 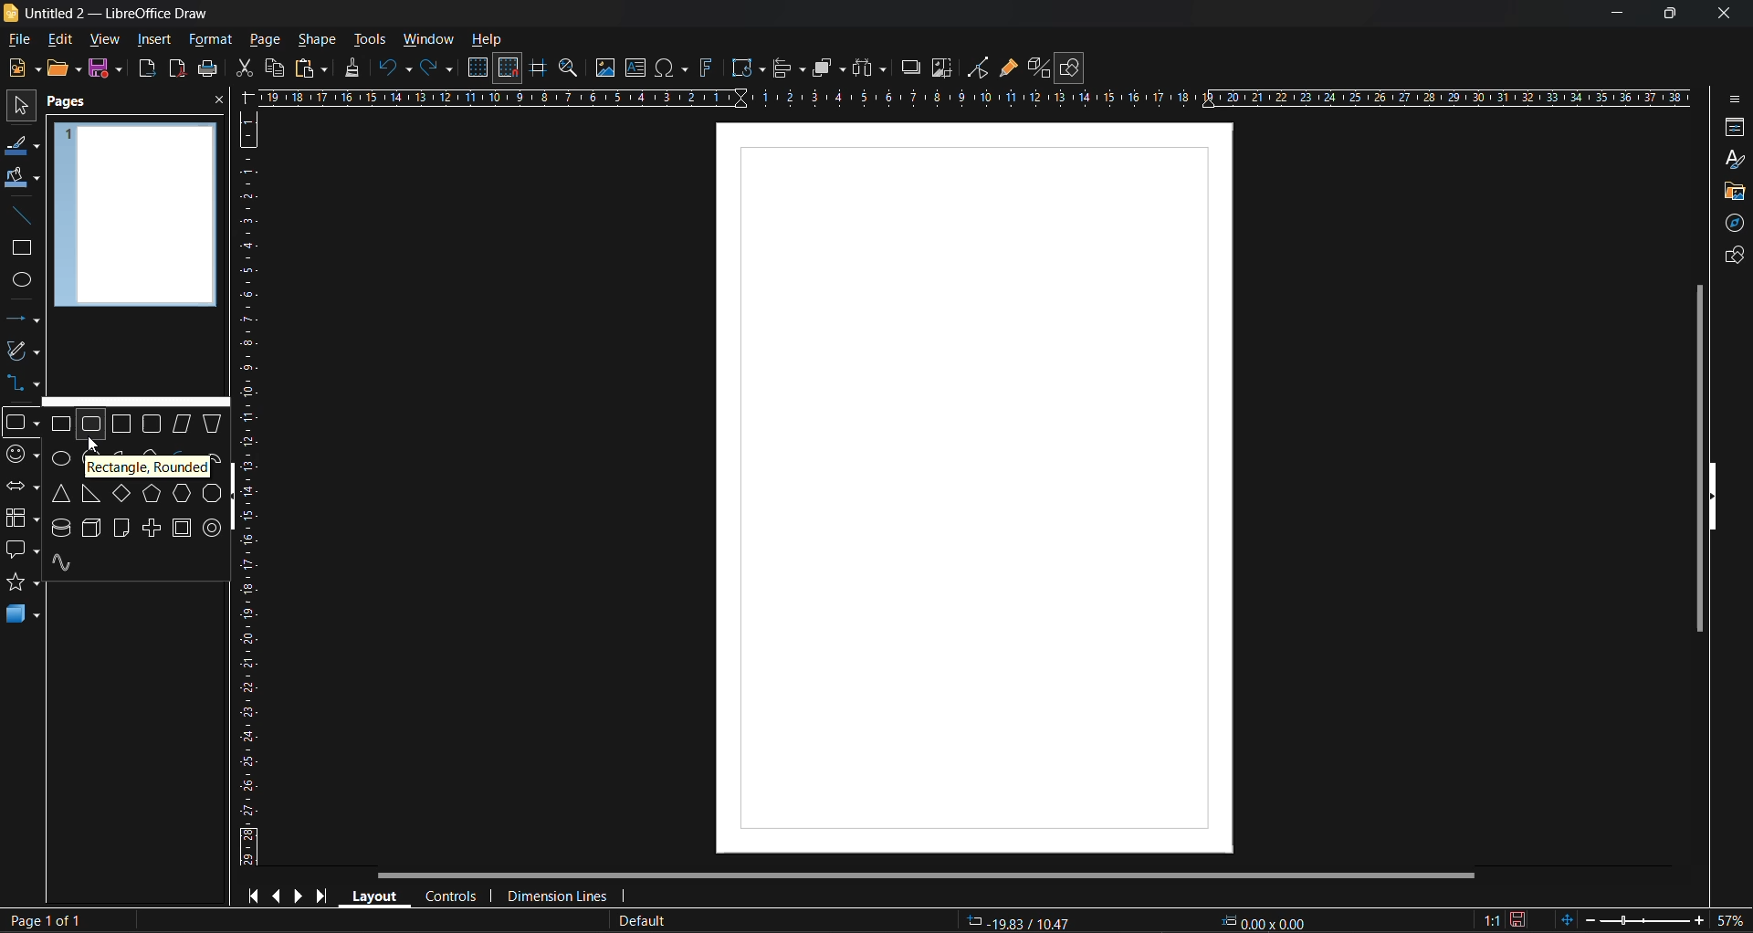 I want to click on shapes, so click(x=1732, y=255).